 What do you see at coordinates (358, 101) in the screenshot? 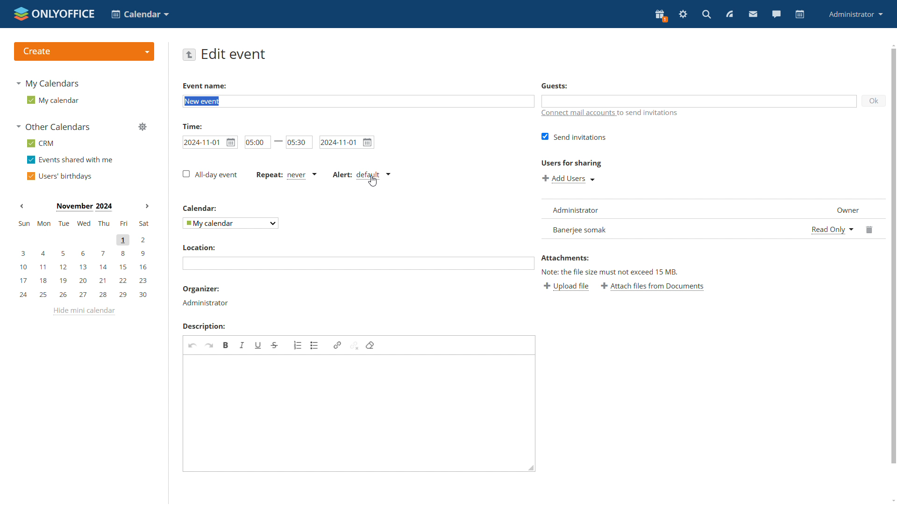
I see `edit event name` at bounding box center [358, 101].